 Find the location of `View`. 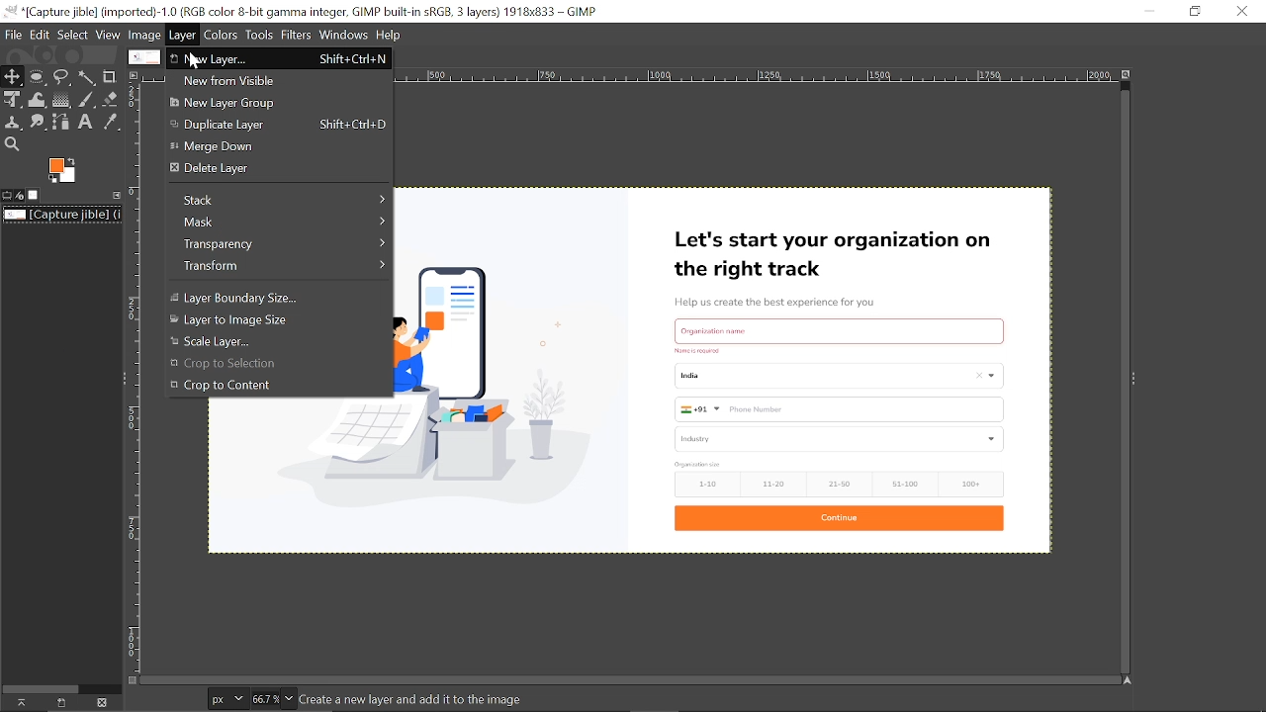

View is located at coordinates (109, 34).